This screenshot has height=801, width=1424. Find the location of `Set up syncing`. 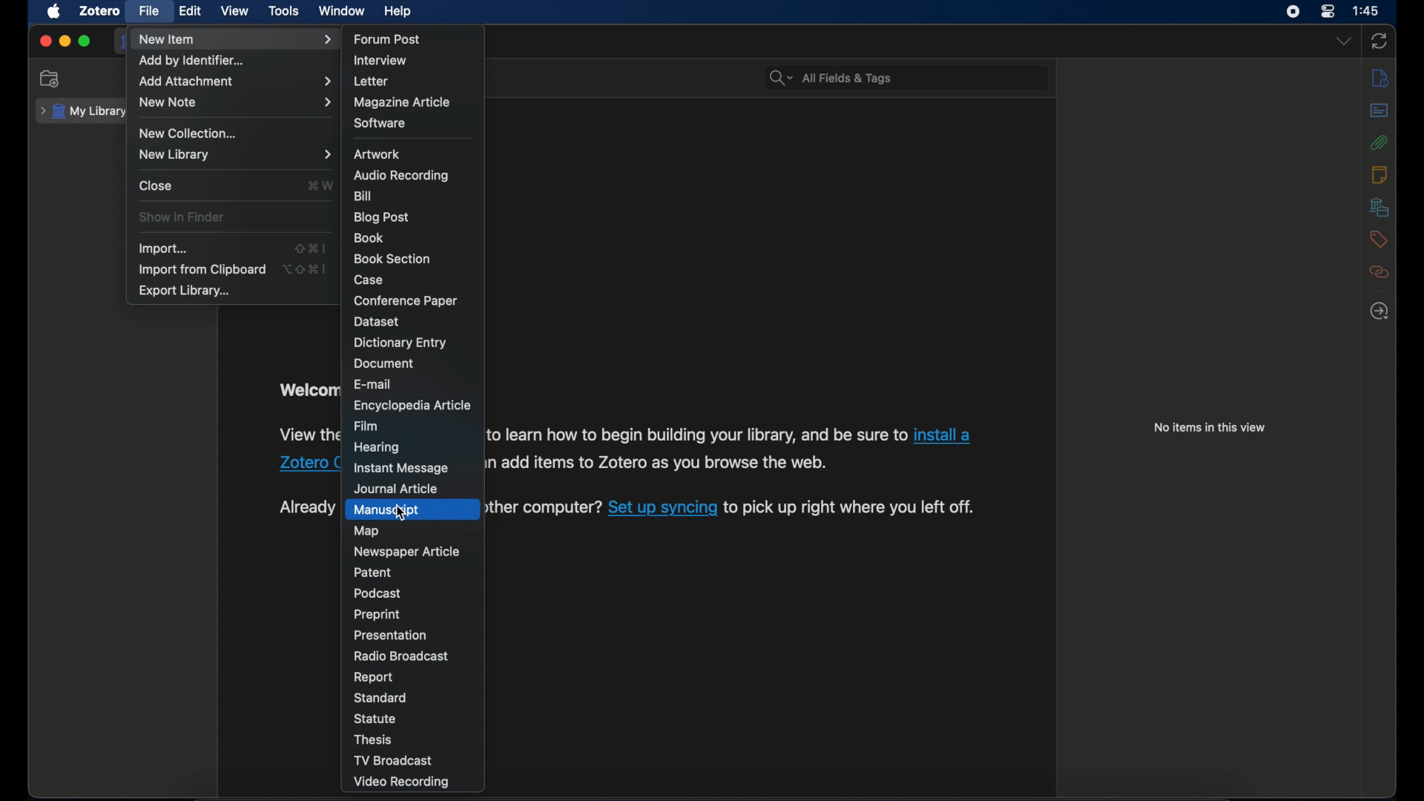

Set up syncing is located at coordinates (663, 507).